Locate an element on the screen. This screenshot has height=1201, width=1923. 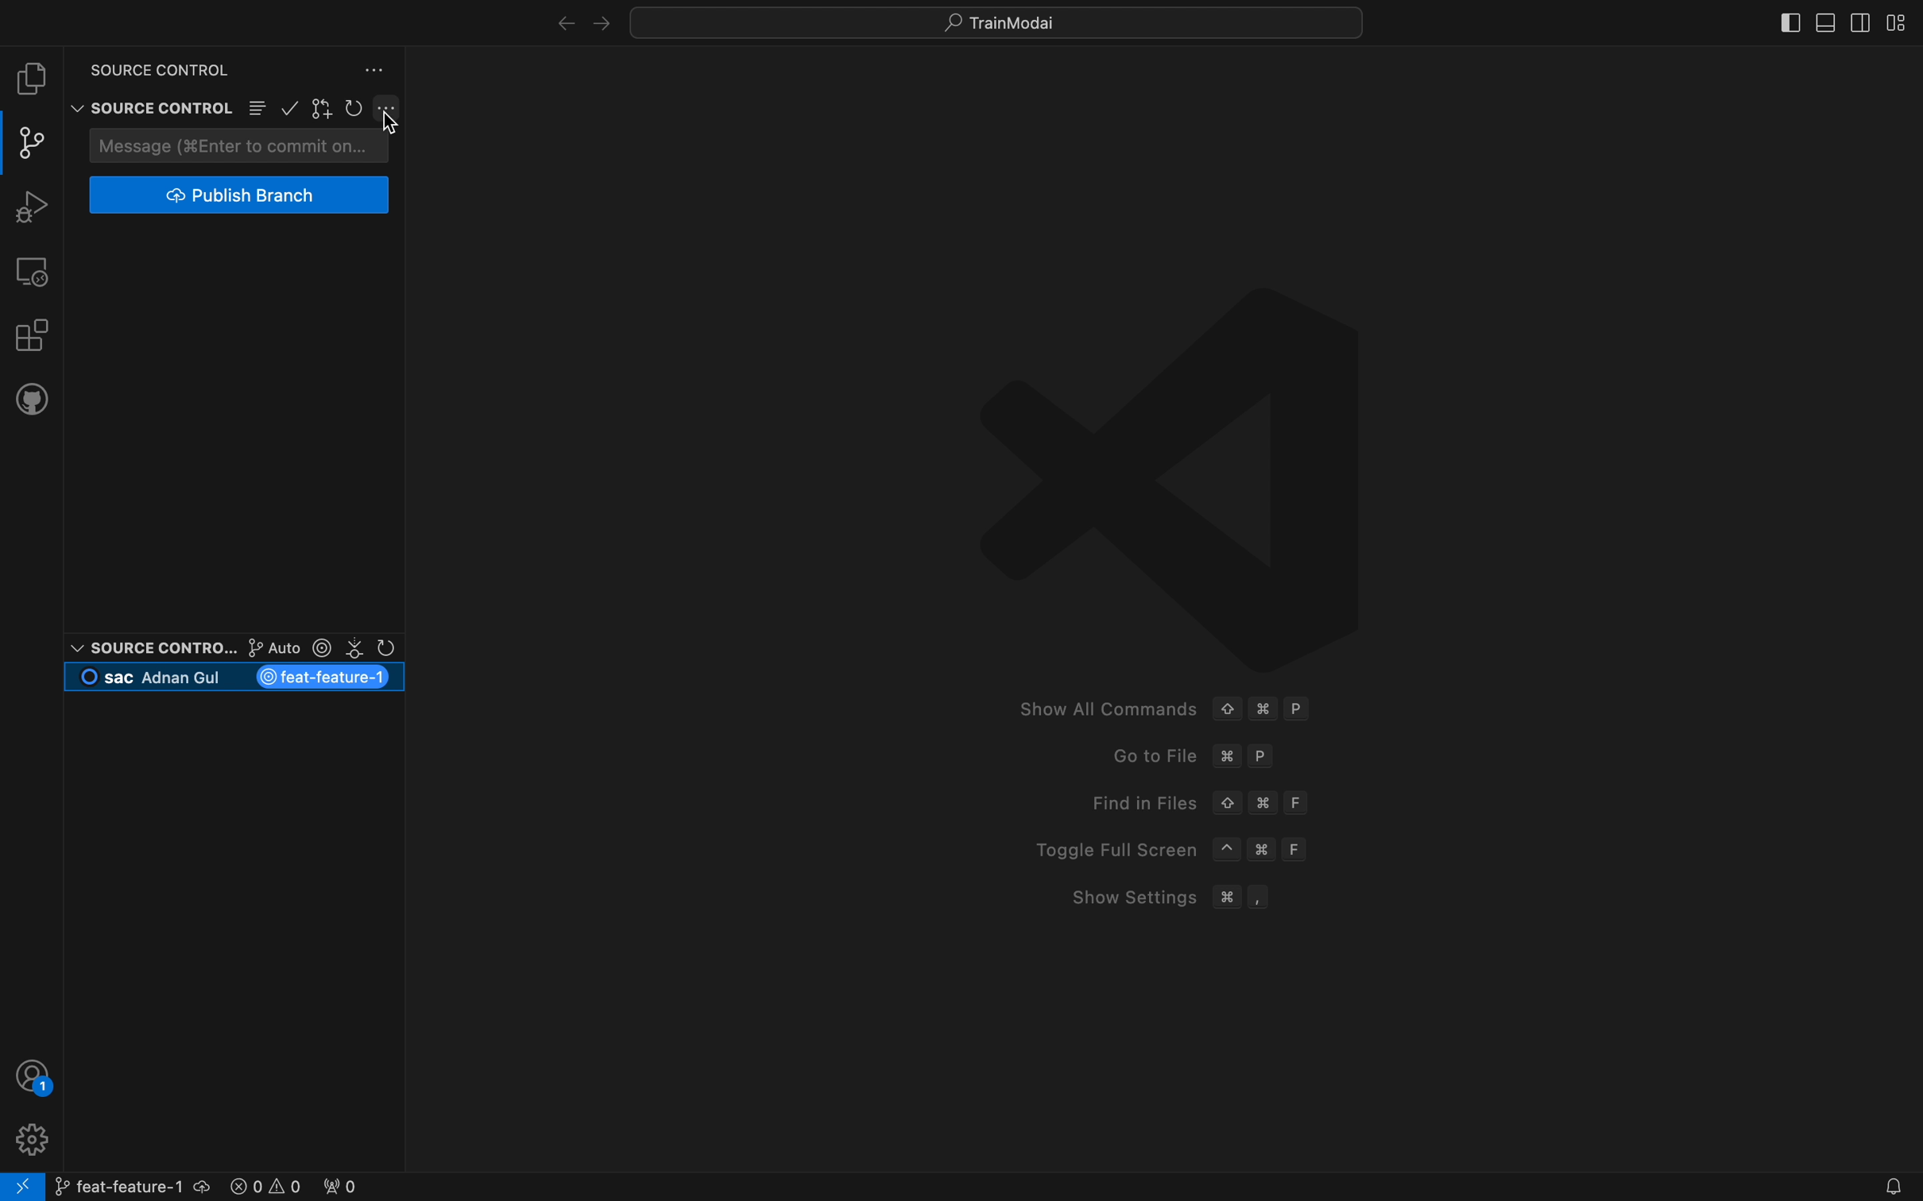
Cursor is located at coordinates (390, 128).